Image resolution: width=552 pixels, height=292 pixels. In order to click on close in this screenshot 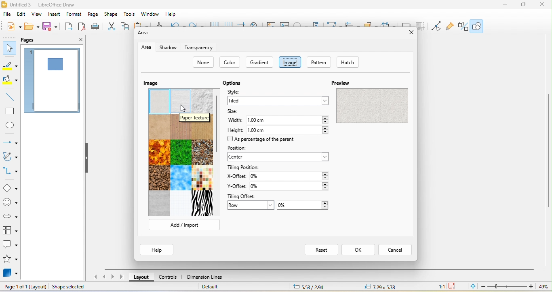, I will do `click(76, 40)`.